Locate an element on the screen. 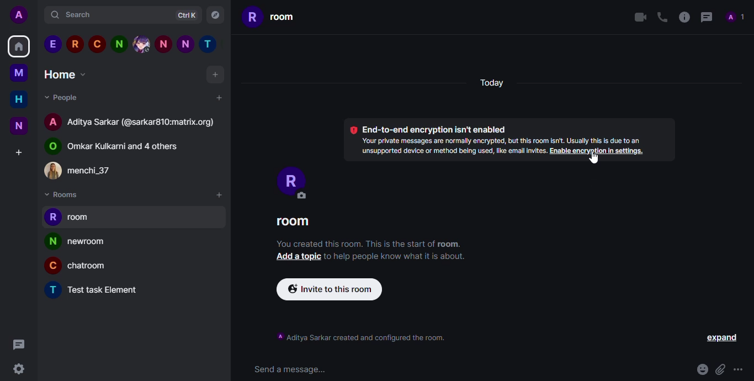 The height and width of the screenshot is (381, 754). info- Aditya sarkar created and configured this room is located at coordinates (363, 336).